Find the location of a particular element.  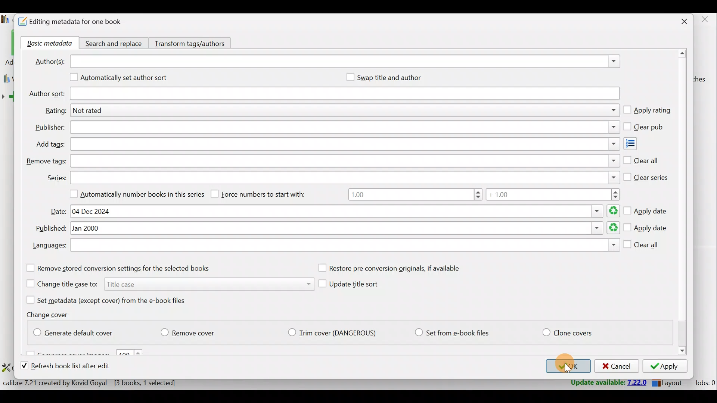

Remove tags is located at coordinates (344, 161).